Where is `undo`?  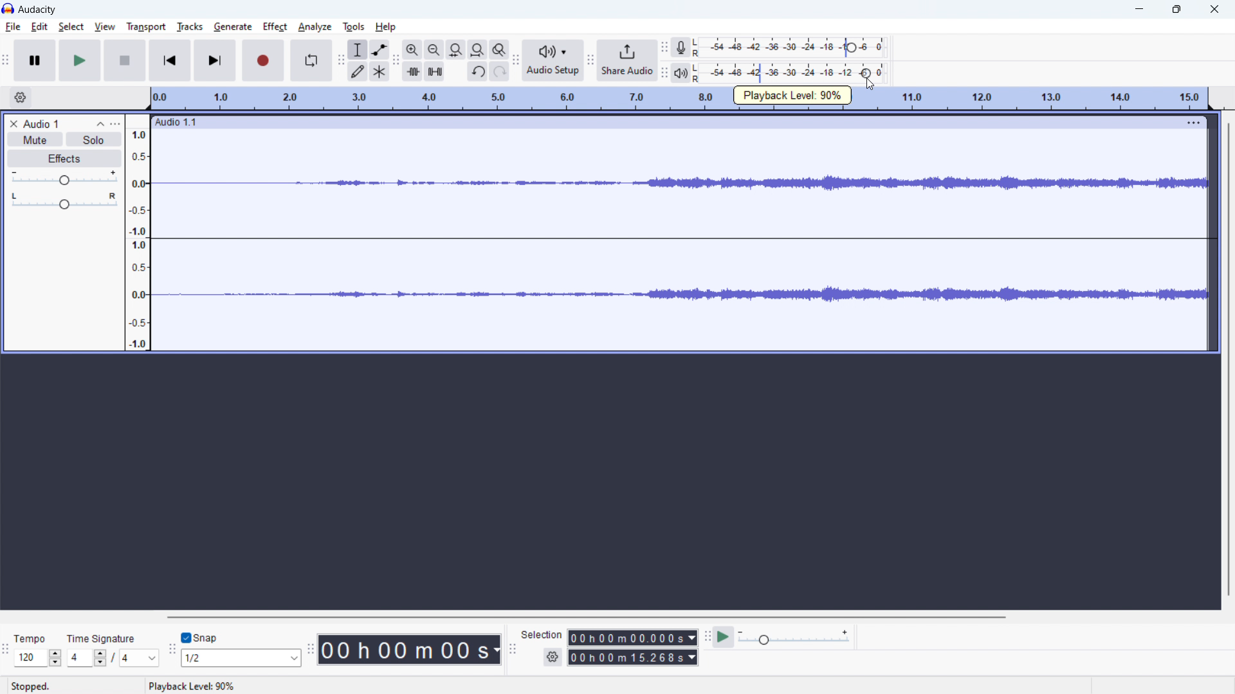 undo is located at coordinates (477, 72).